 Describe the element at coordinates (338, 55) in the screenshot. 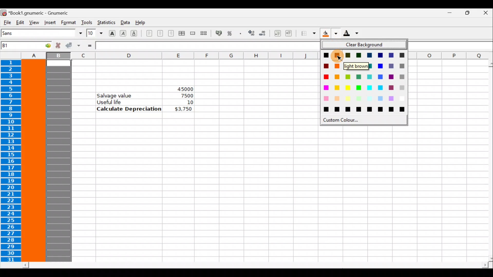

I see `Cursor on light brown` at that location.